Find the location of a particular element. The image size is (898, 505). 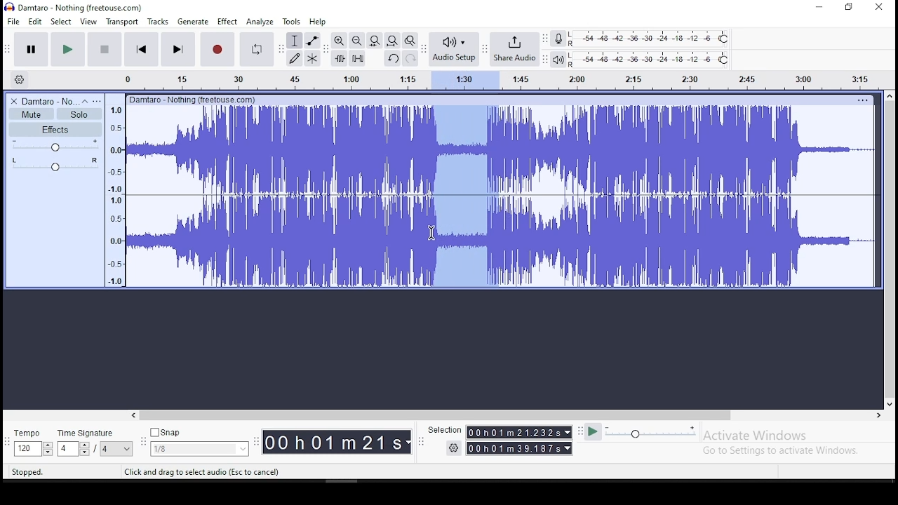

share audio is located at coordinates (516, 50).